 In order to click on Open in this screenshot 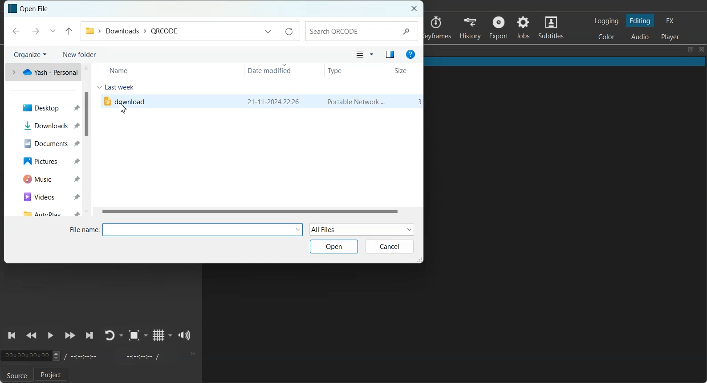, I will do `click(335, 246)`.